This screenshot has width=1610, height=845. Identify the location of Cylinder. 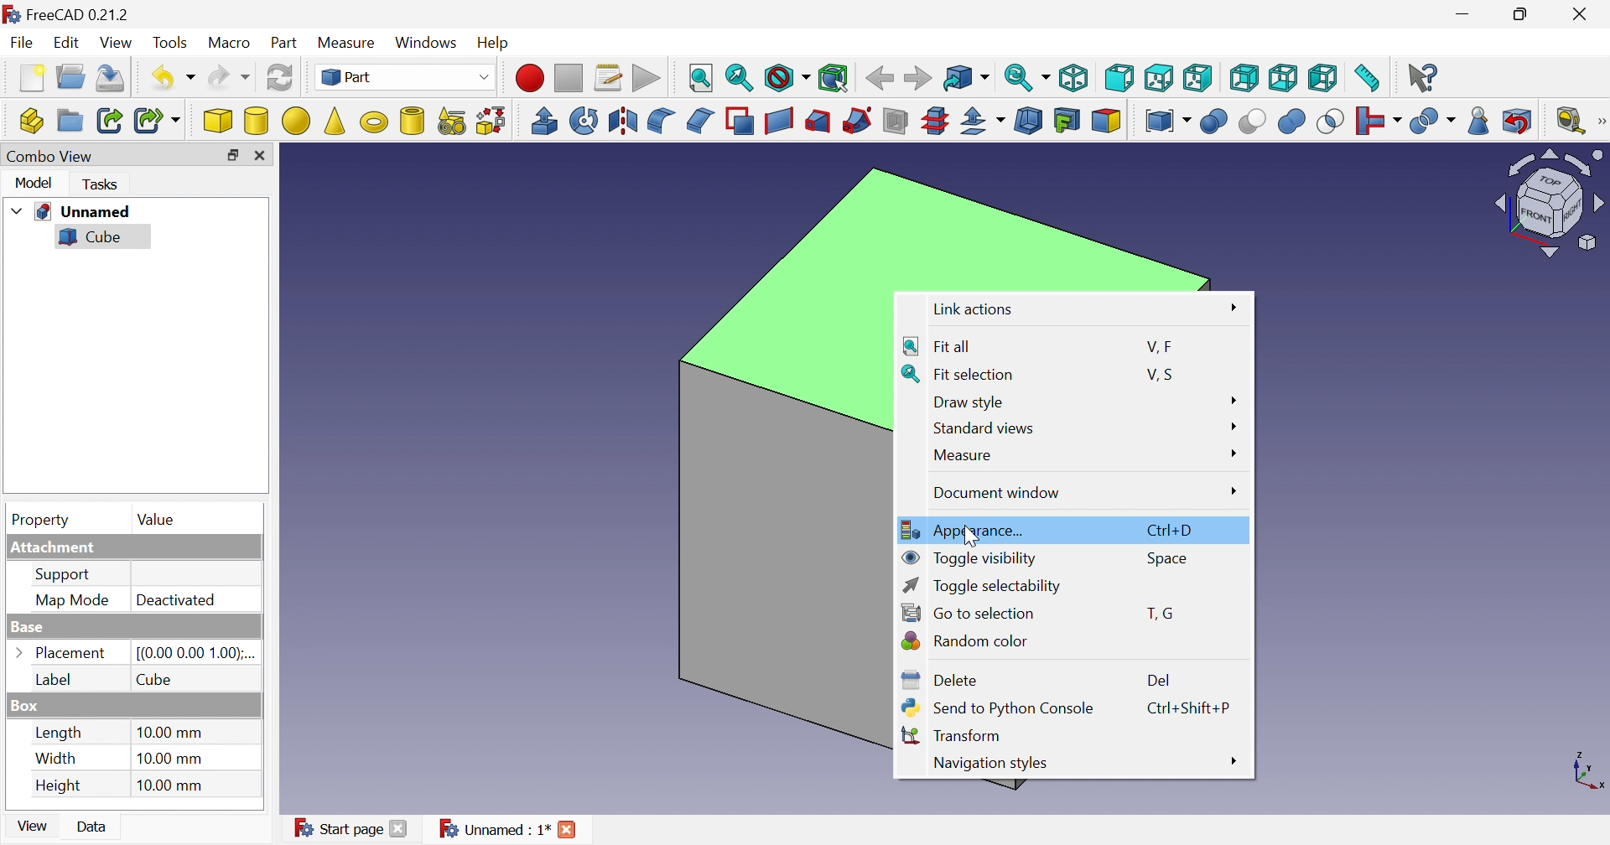
(257, 122).